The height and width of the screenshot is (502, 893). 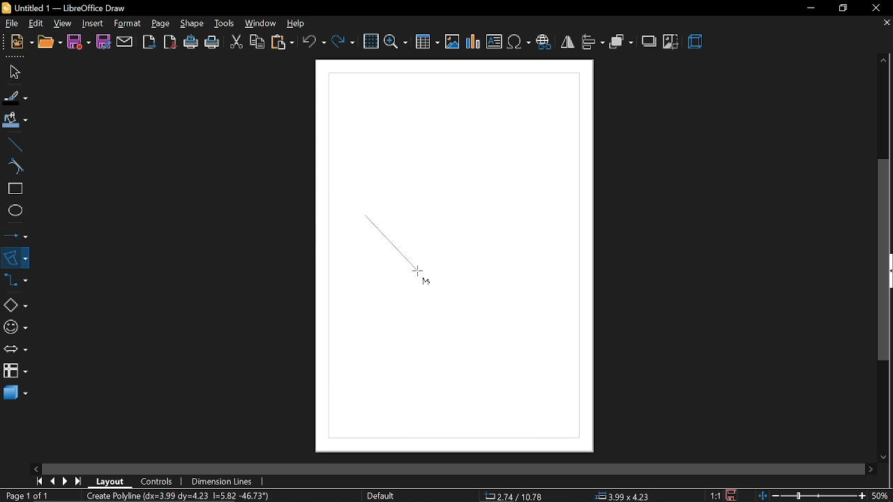 What do you see at coordinates (15, 371) in the screenshot?
I see `flowchart` at bounding box center [15, 371].